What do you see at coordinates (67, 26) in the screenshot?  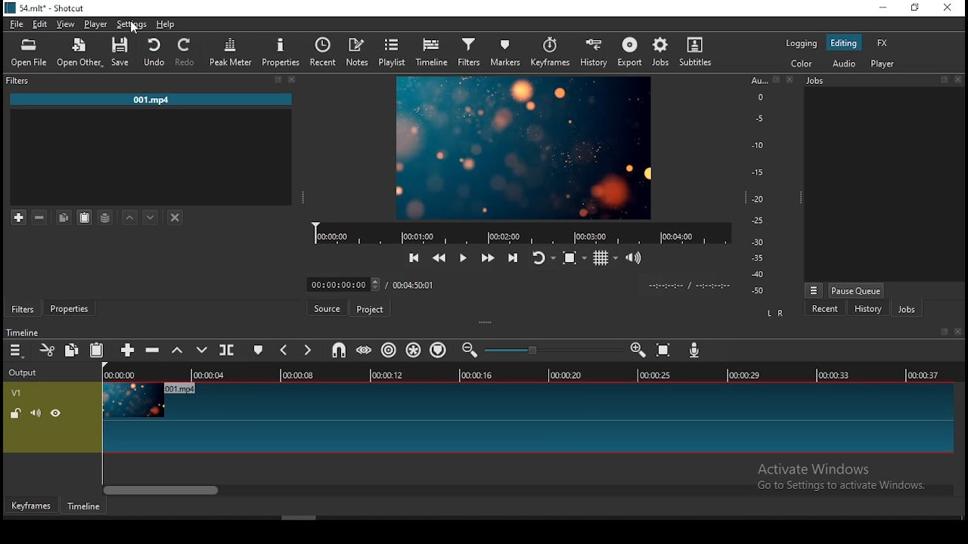 I see `view` at bounding box center [67, 26].